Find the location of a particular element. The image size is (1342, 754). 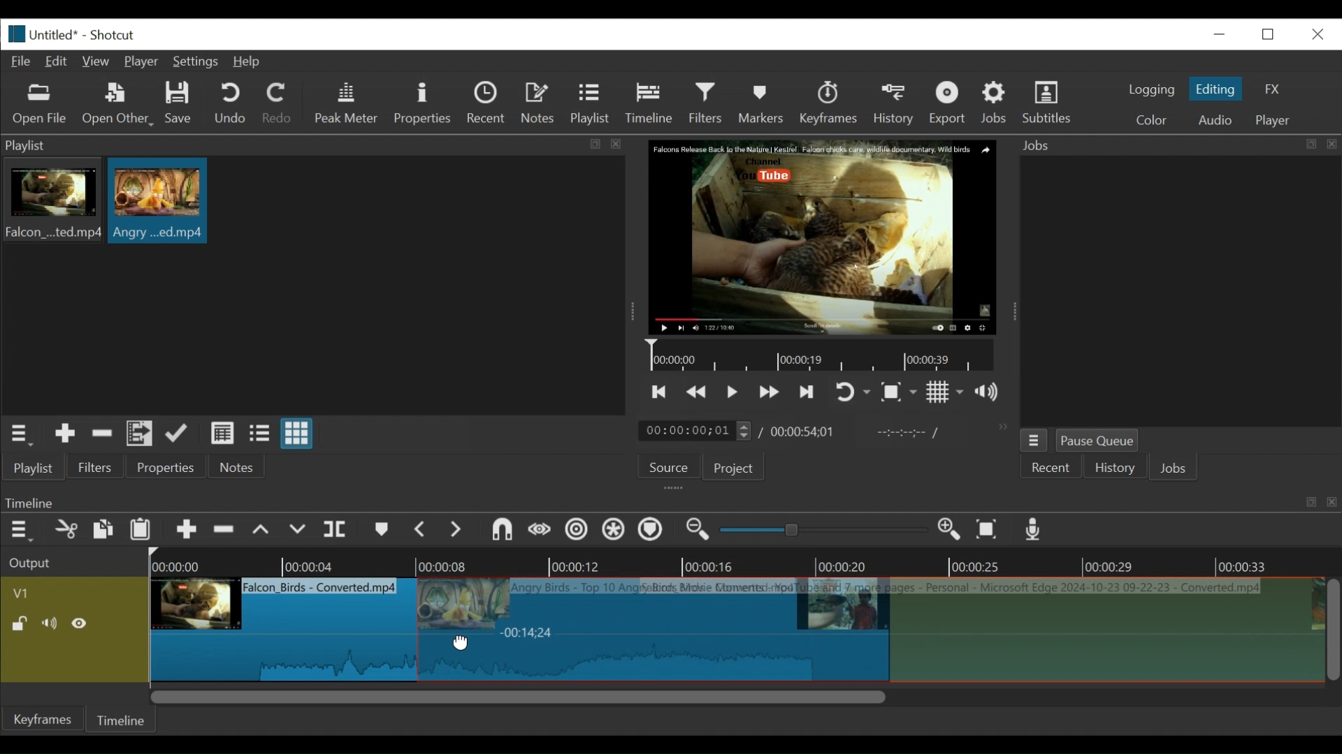

Mute is located at coordinates (52, 623).